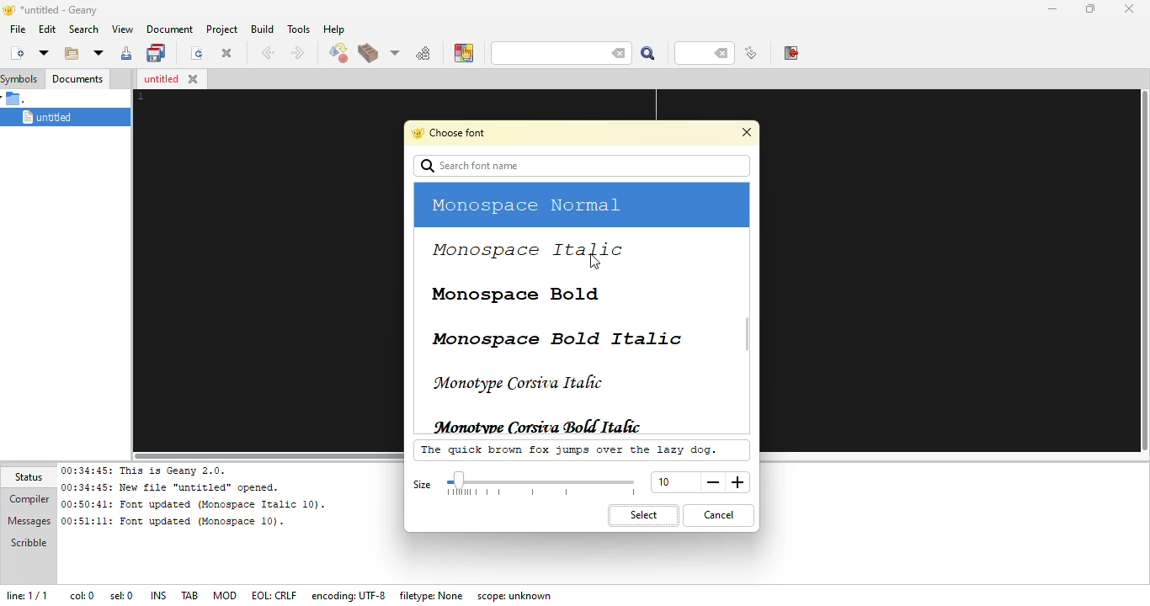  What do you see at coordinates (190, 595) in the screenshot?
I see `tab` at bounding box center [190, 595].